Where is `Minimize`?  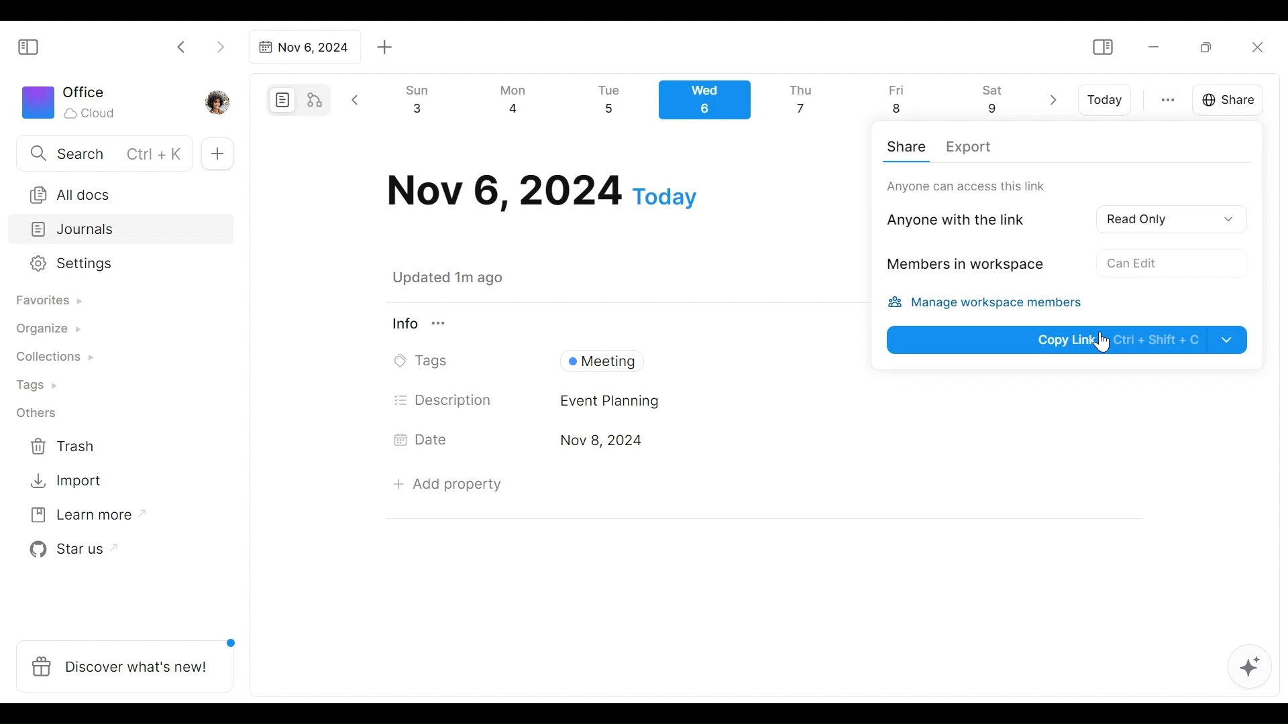
Minimize is located at coordinates (1154, 46).